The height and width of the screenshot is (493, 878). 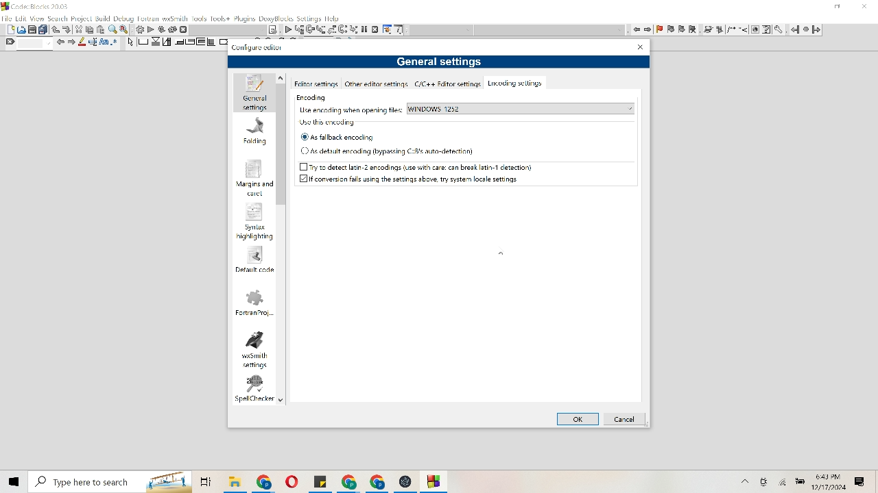 What do you see at coordinates (125, 29) in the screenshot?
I see `Replace` at bounding box center [125, 29].